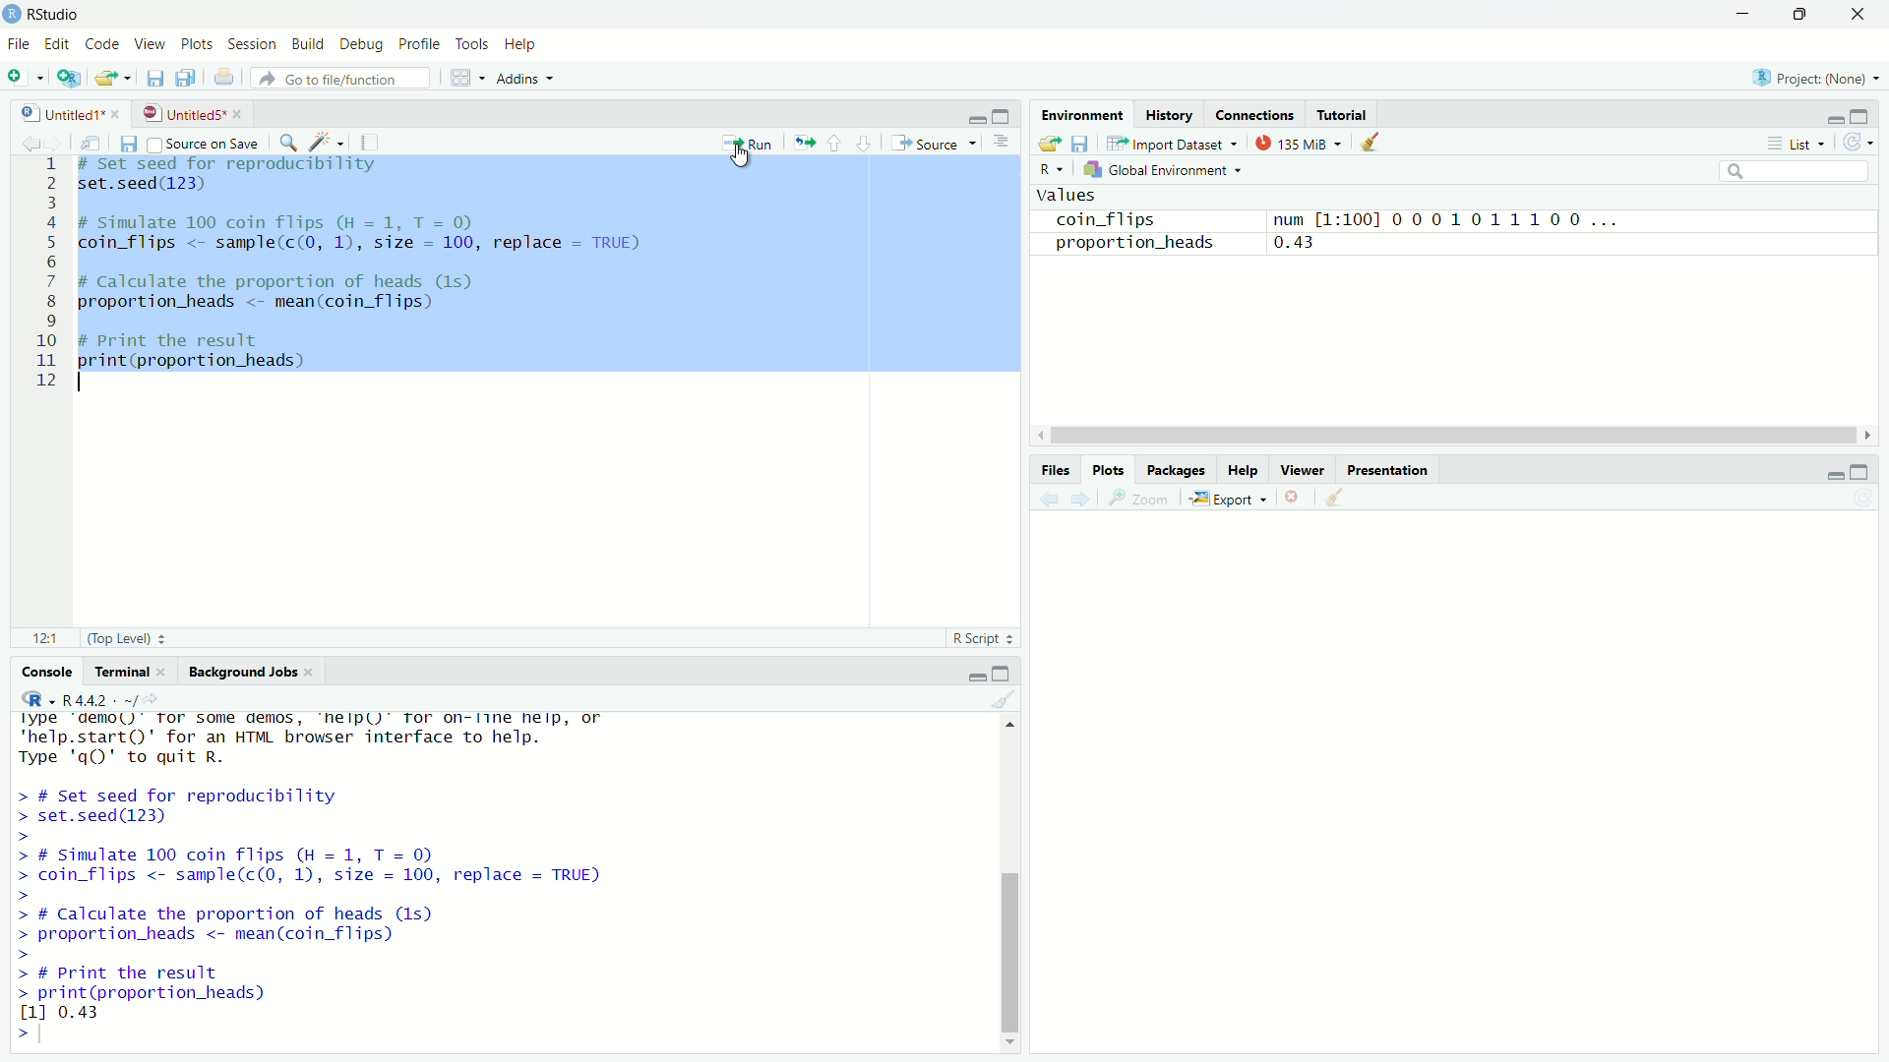  What do you see at coordinates (195, 44) in the screenshot?
I see `plots` at bounding box center [195, 44].